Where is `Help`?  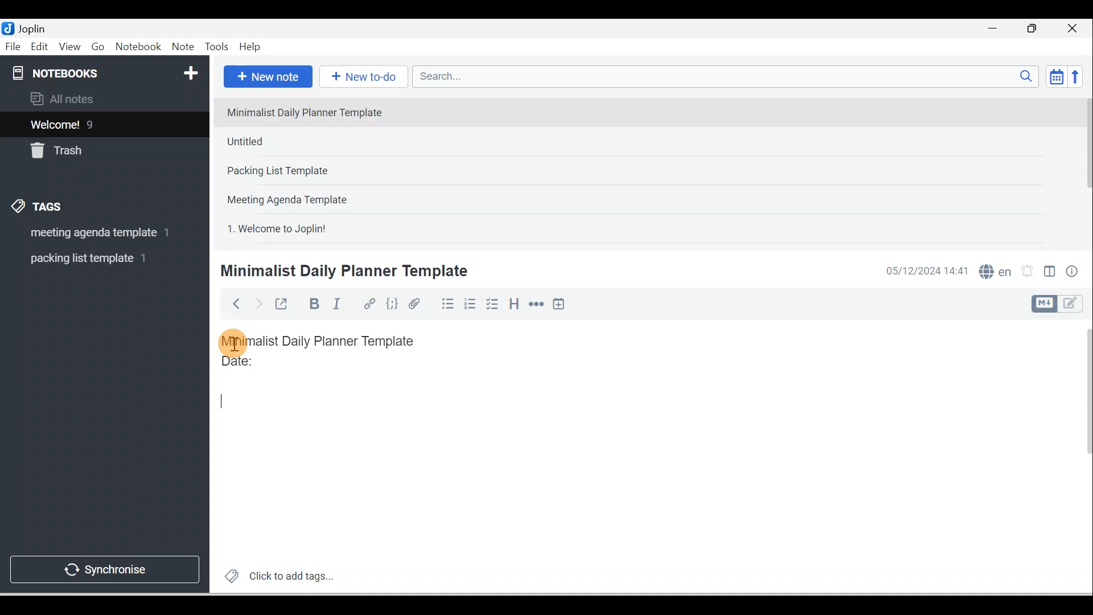 Help is located at coordinates (250, 47).